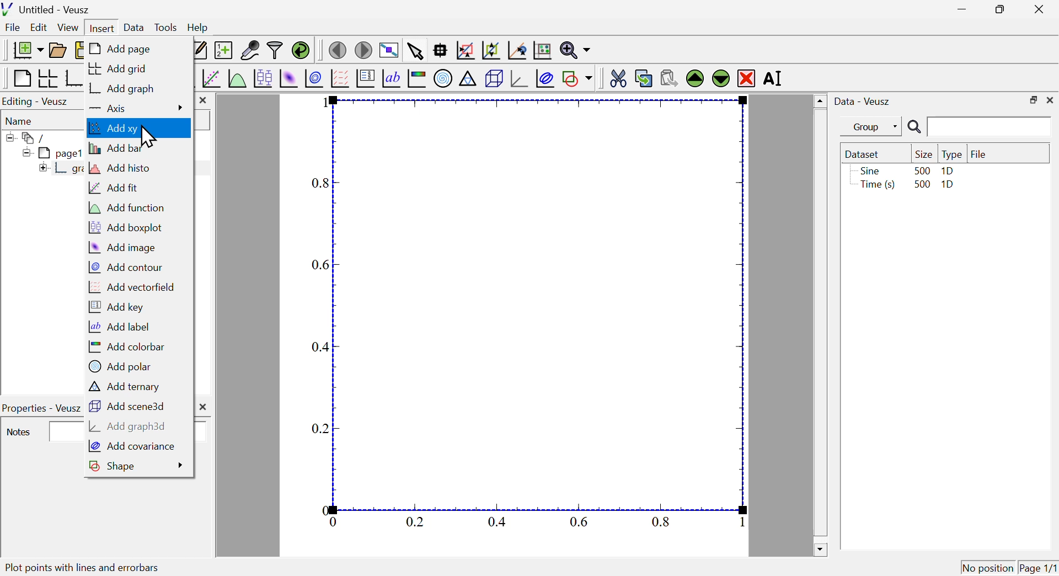  Describe the element at coordinates (922, 170) in the screenshot. I see `500` at that location.